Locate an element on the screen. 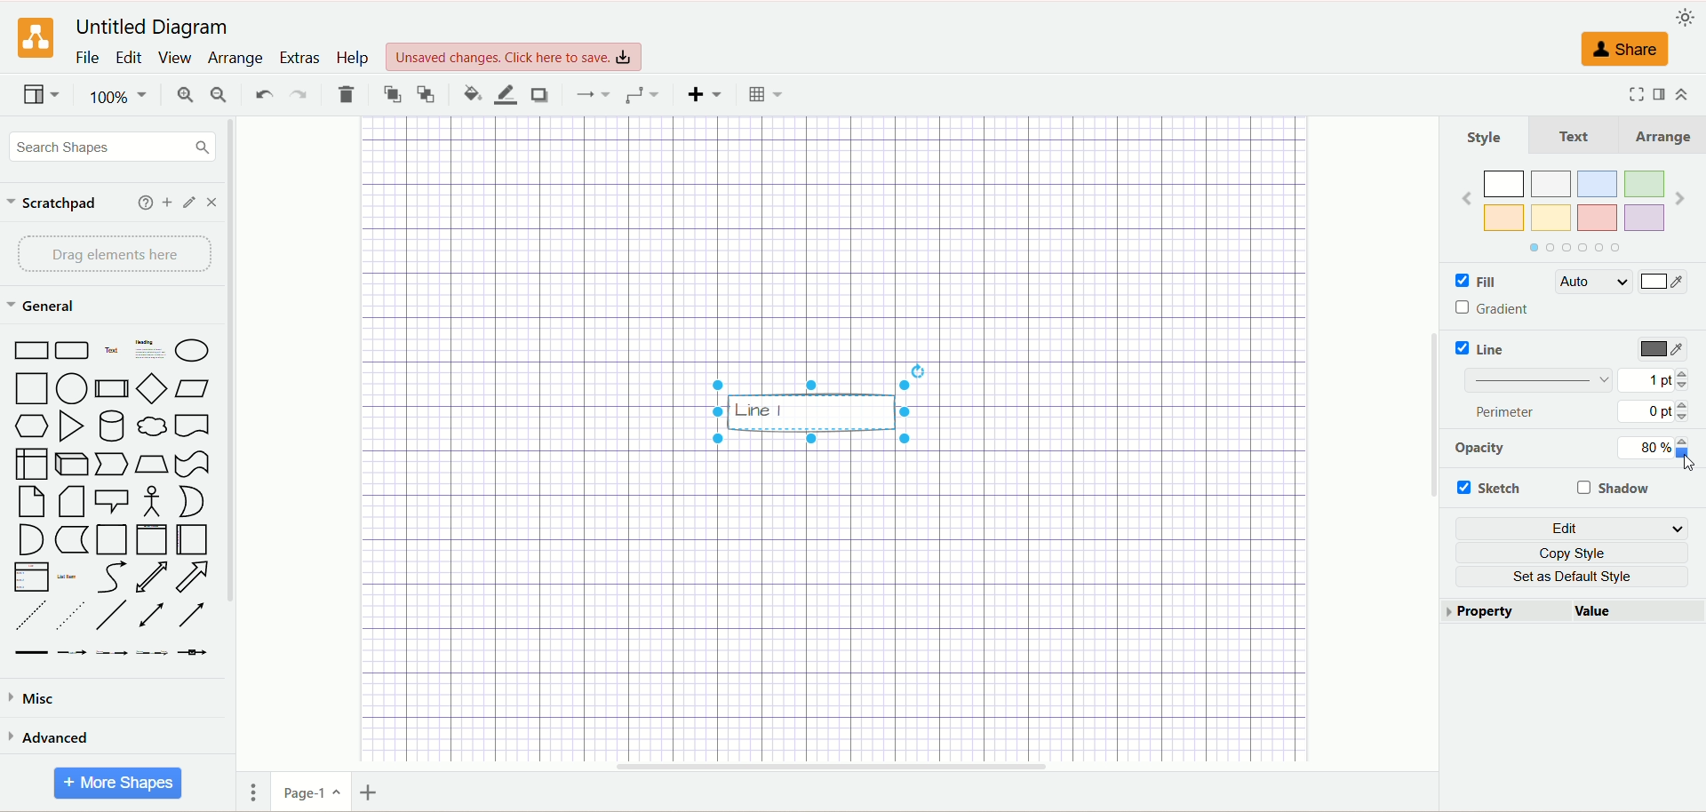  Ellipse is located at coordinates (190, 347).